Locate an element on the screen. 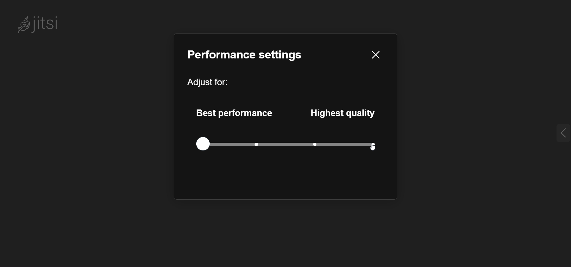  cursor is located at coordinates (374, 148).